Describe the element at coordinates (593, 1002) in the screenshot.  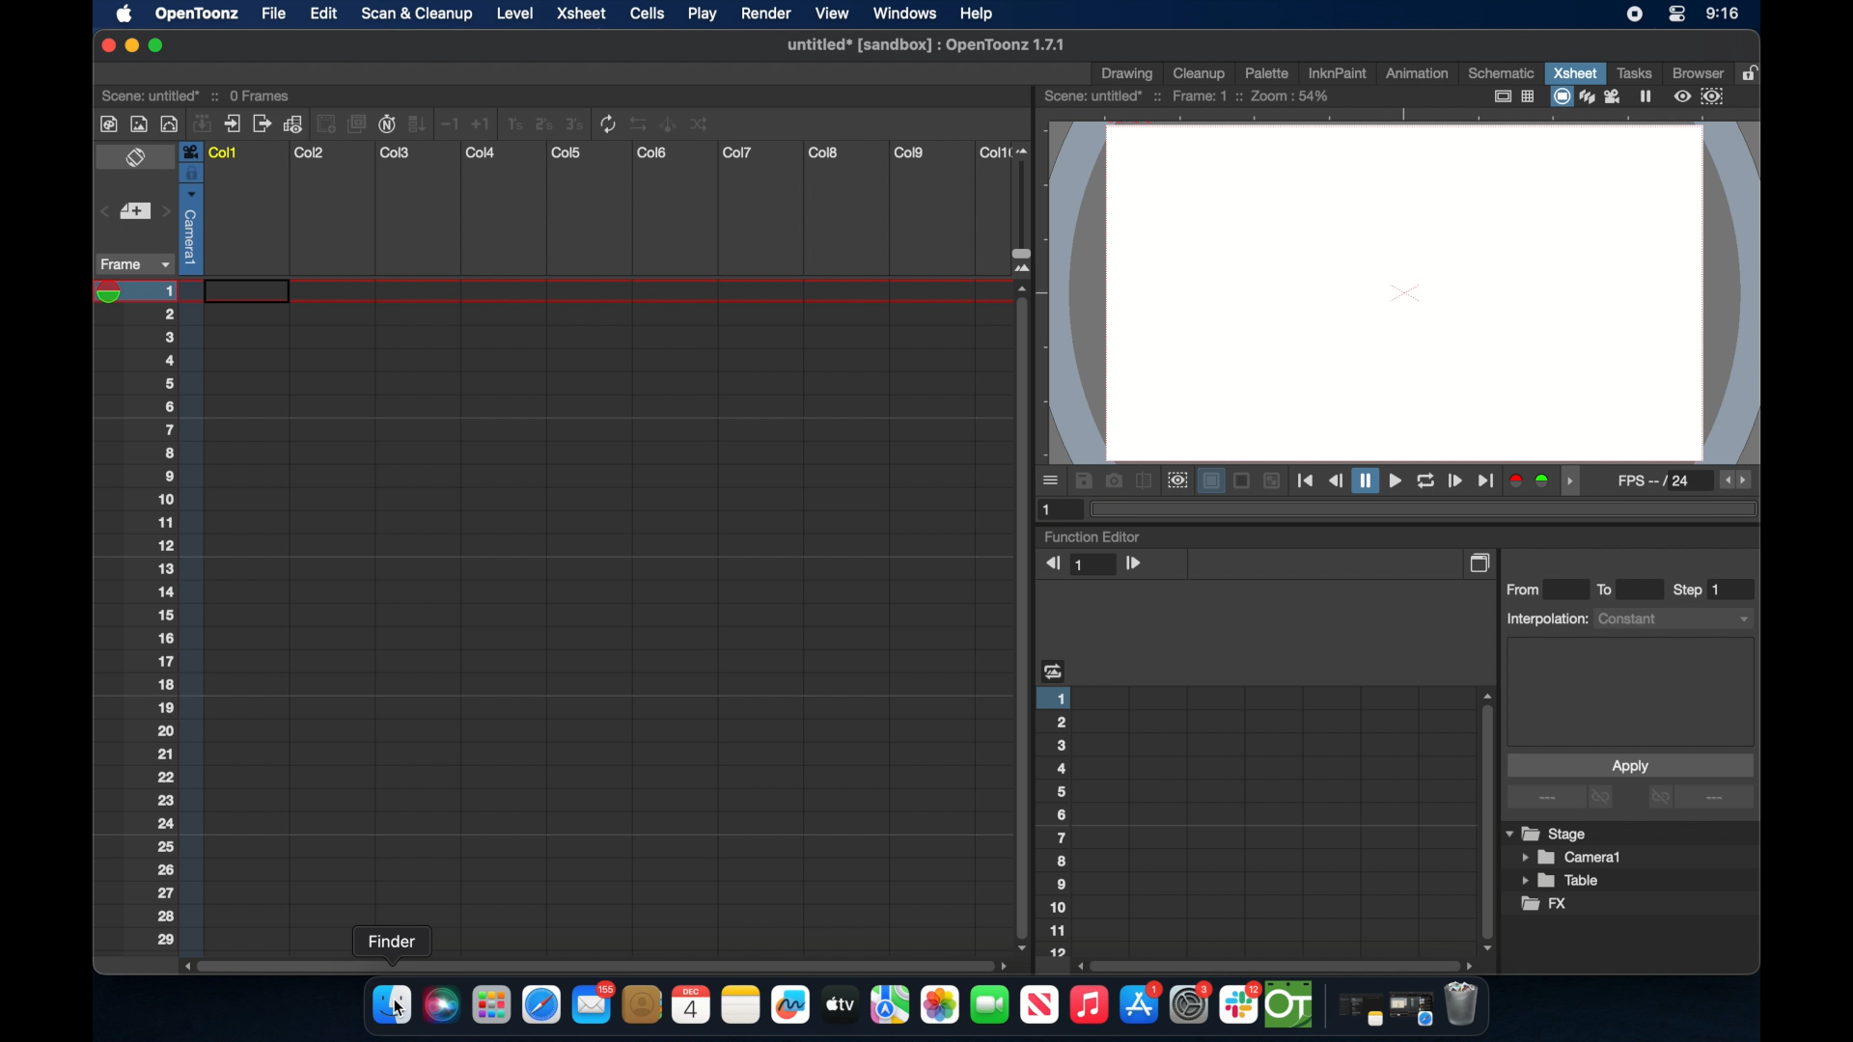
I see `mail` at that location.